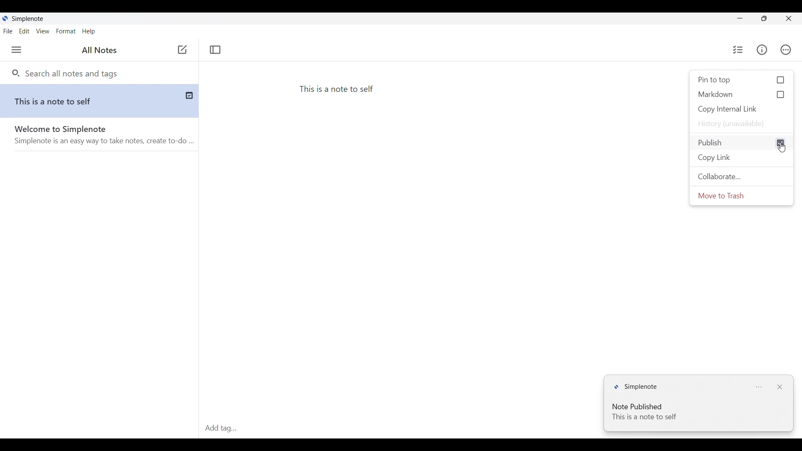 The image size is (802, 451). Describe the element at coordinates (193, 95) in the screenshot. I see `published` at that location.